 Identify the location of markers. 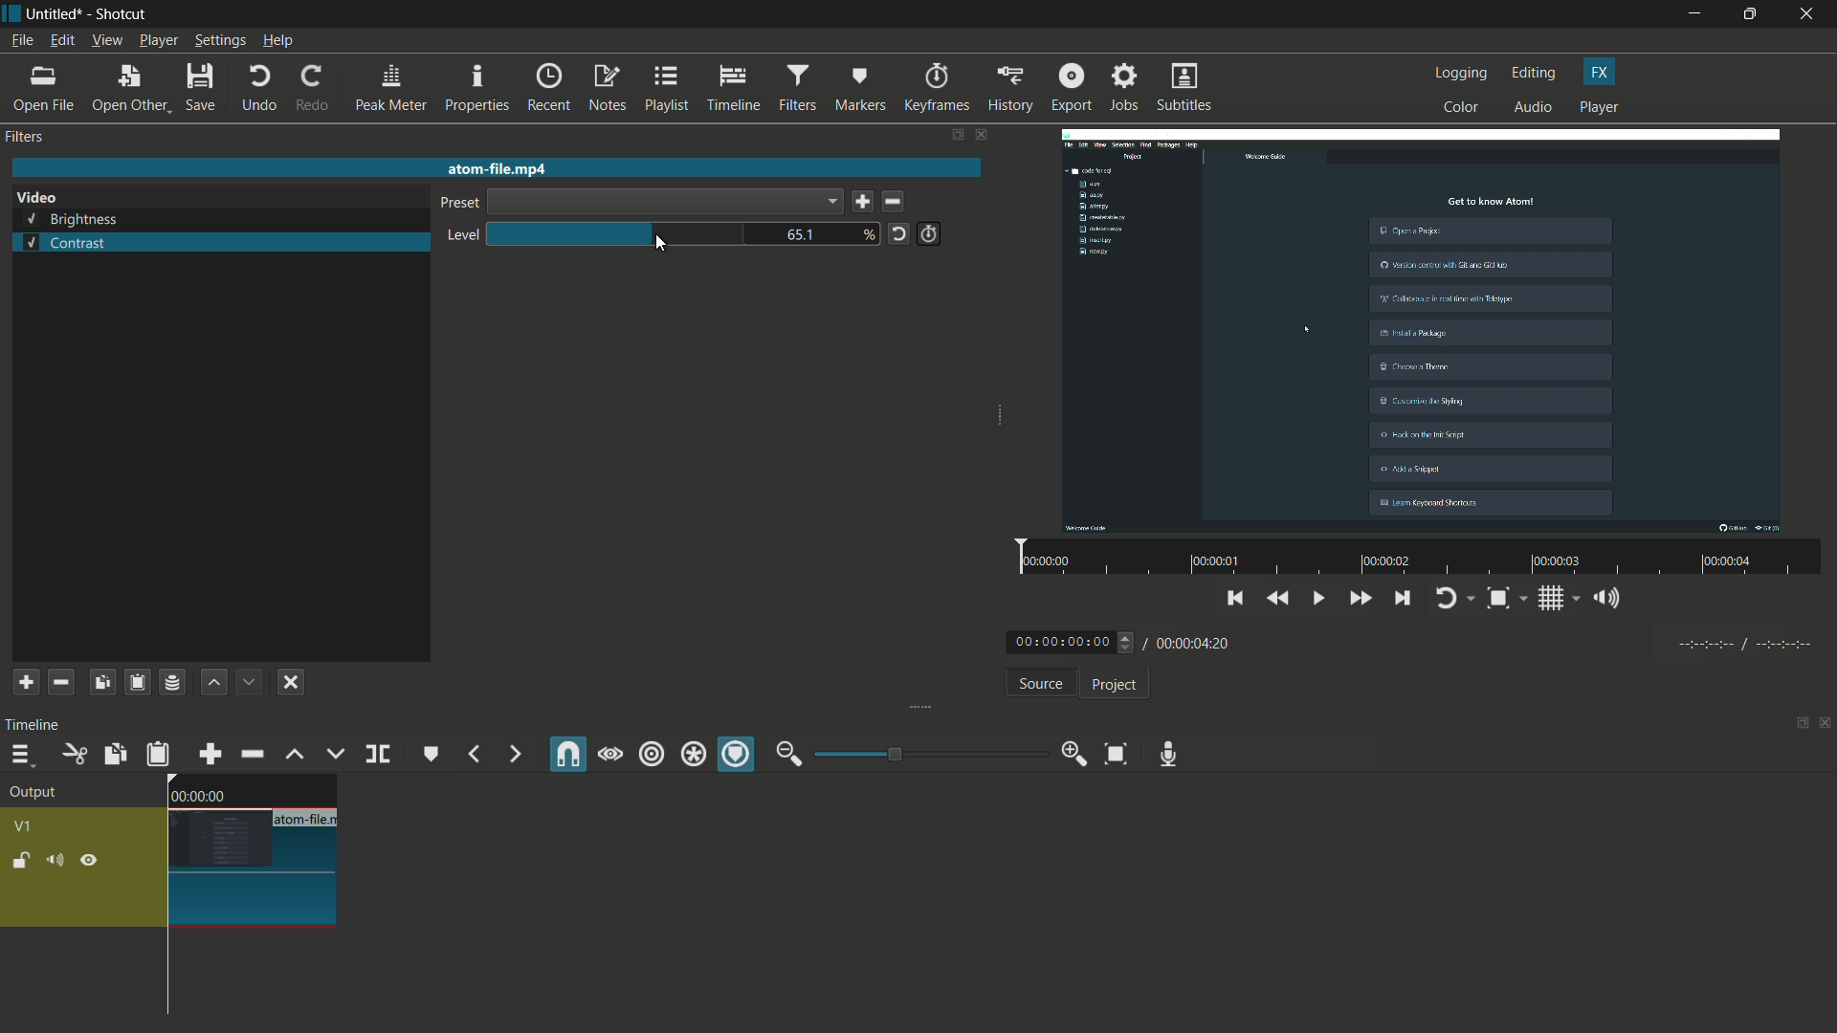
(860, 87).